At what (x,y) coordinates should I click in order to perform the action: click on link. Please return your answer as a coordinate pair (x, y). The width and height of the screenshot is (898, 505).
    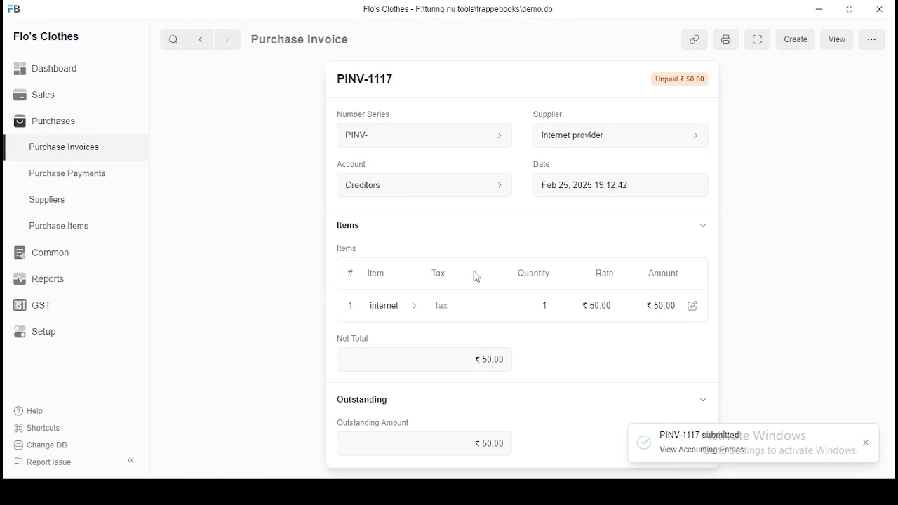
    Looking at the image, I should click on (697, 41).